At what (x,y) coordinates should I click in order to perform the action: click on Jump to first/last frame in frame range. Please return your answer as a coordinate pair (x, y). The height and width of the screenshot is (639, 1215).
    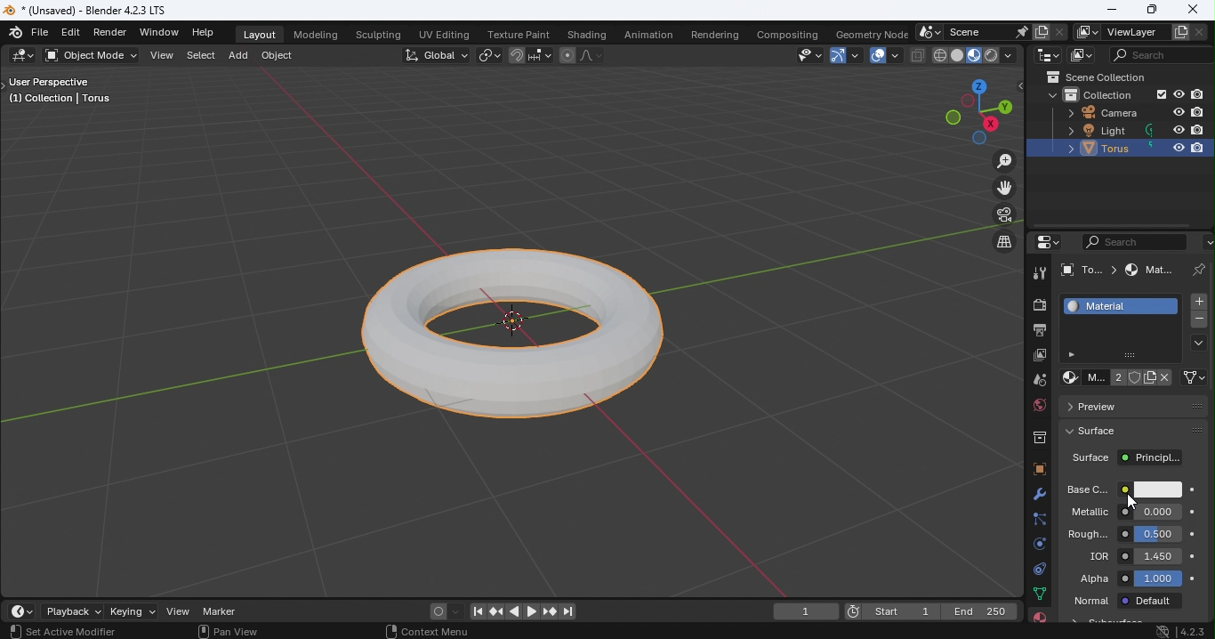
    Looking at the image, I should click on (473, 613).